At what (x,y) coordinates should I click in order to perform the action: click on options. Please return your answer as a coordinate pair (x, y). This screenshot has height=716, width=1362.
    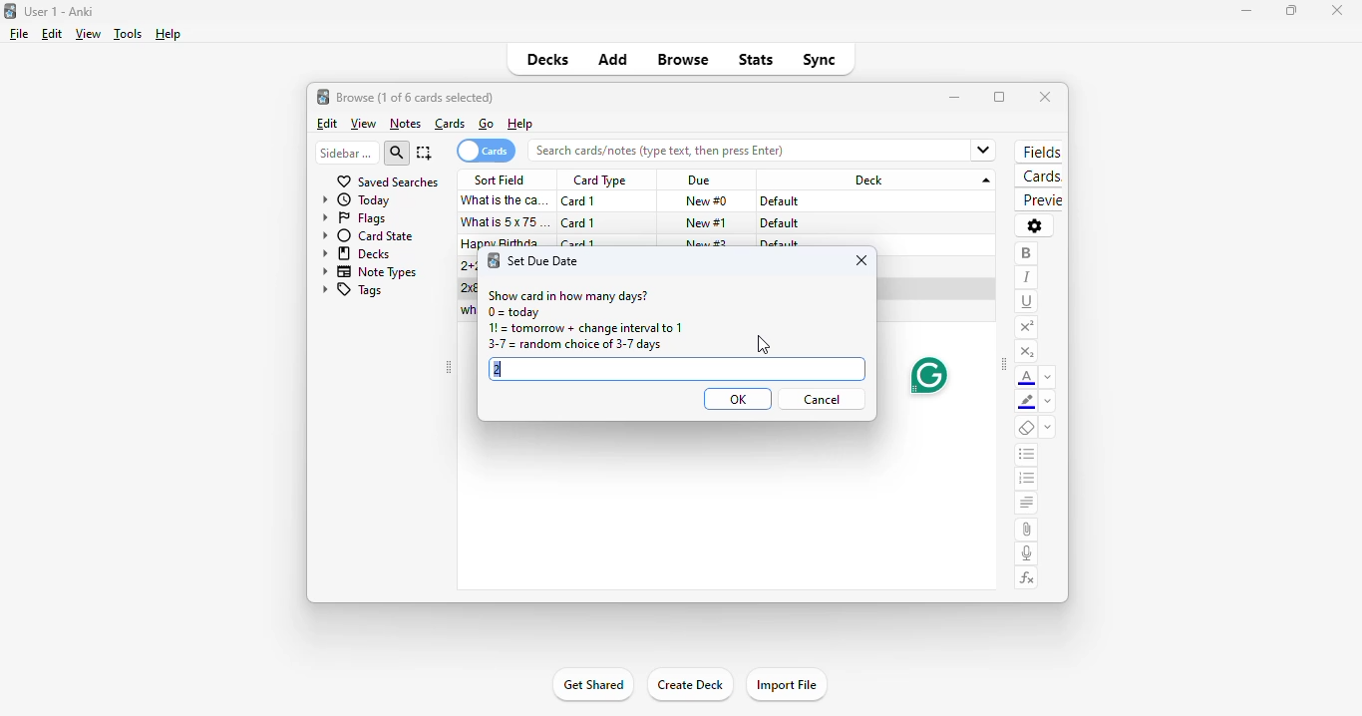
    Looking at the image, I should click on (1034, 225).